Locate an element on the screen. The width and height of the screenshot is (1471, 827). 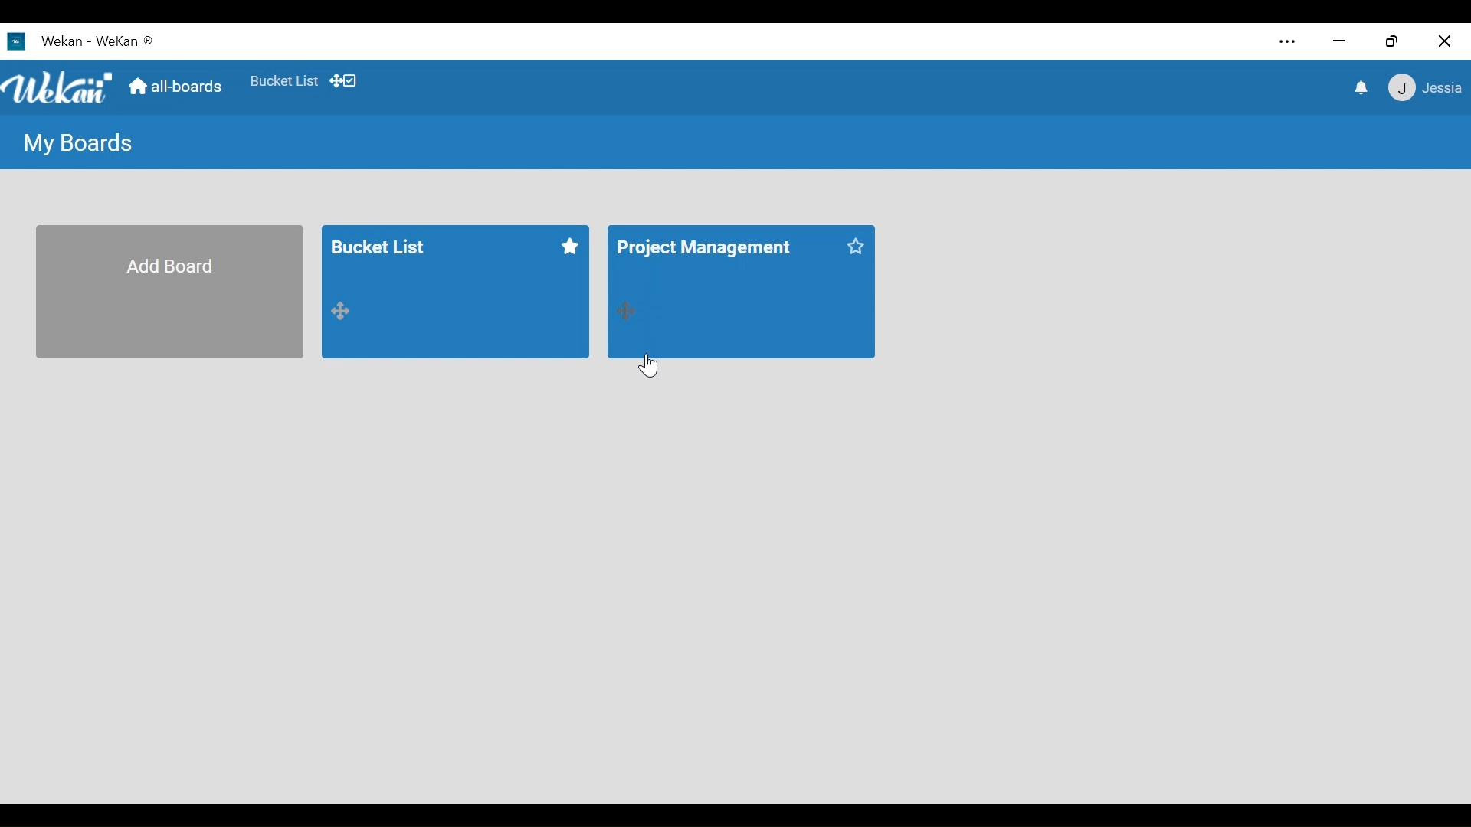
settings and more is located at coordinates (1288, 41).